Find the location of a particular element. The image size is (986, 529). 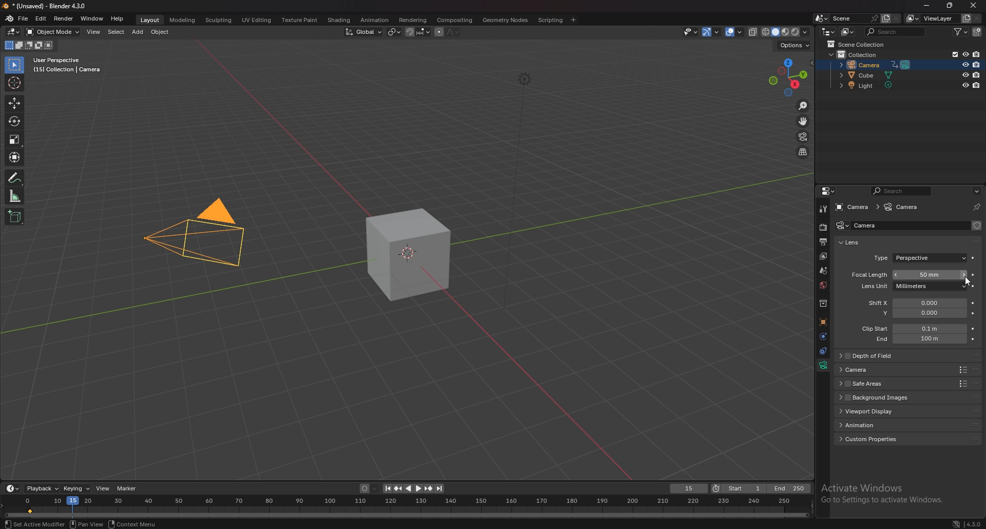

modeling is located at coordinates (182, 21).